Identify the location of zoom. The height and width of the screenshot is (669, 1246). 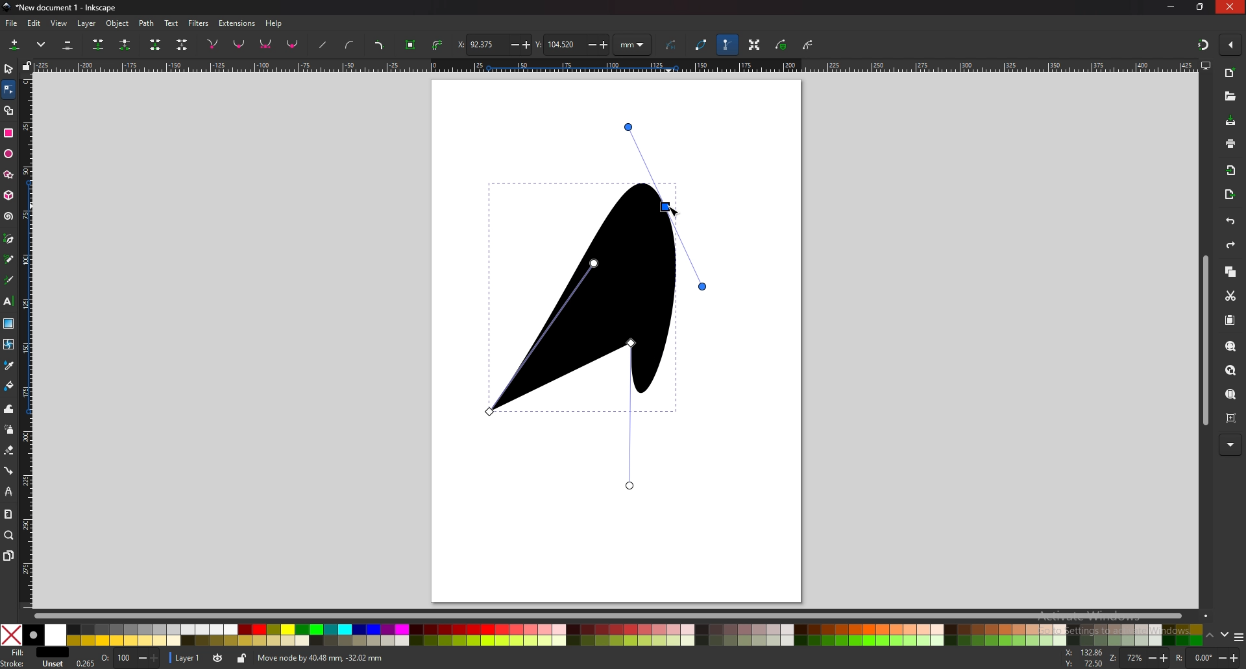
(9, 535).